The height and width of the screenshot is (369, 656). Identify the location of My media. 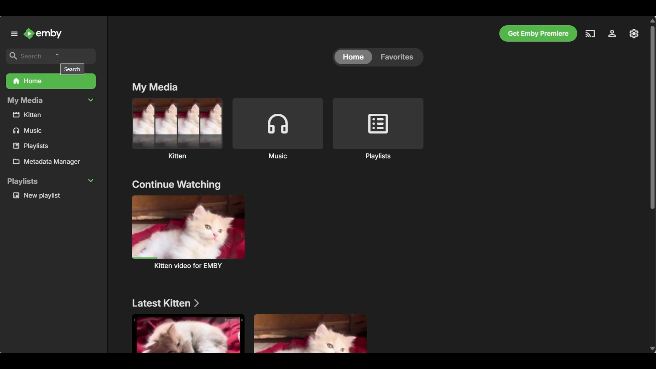
(157, 86).